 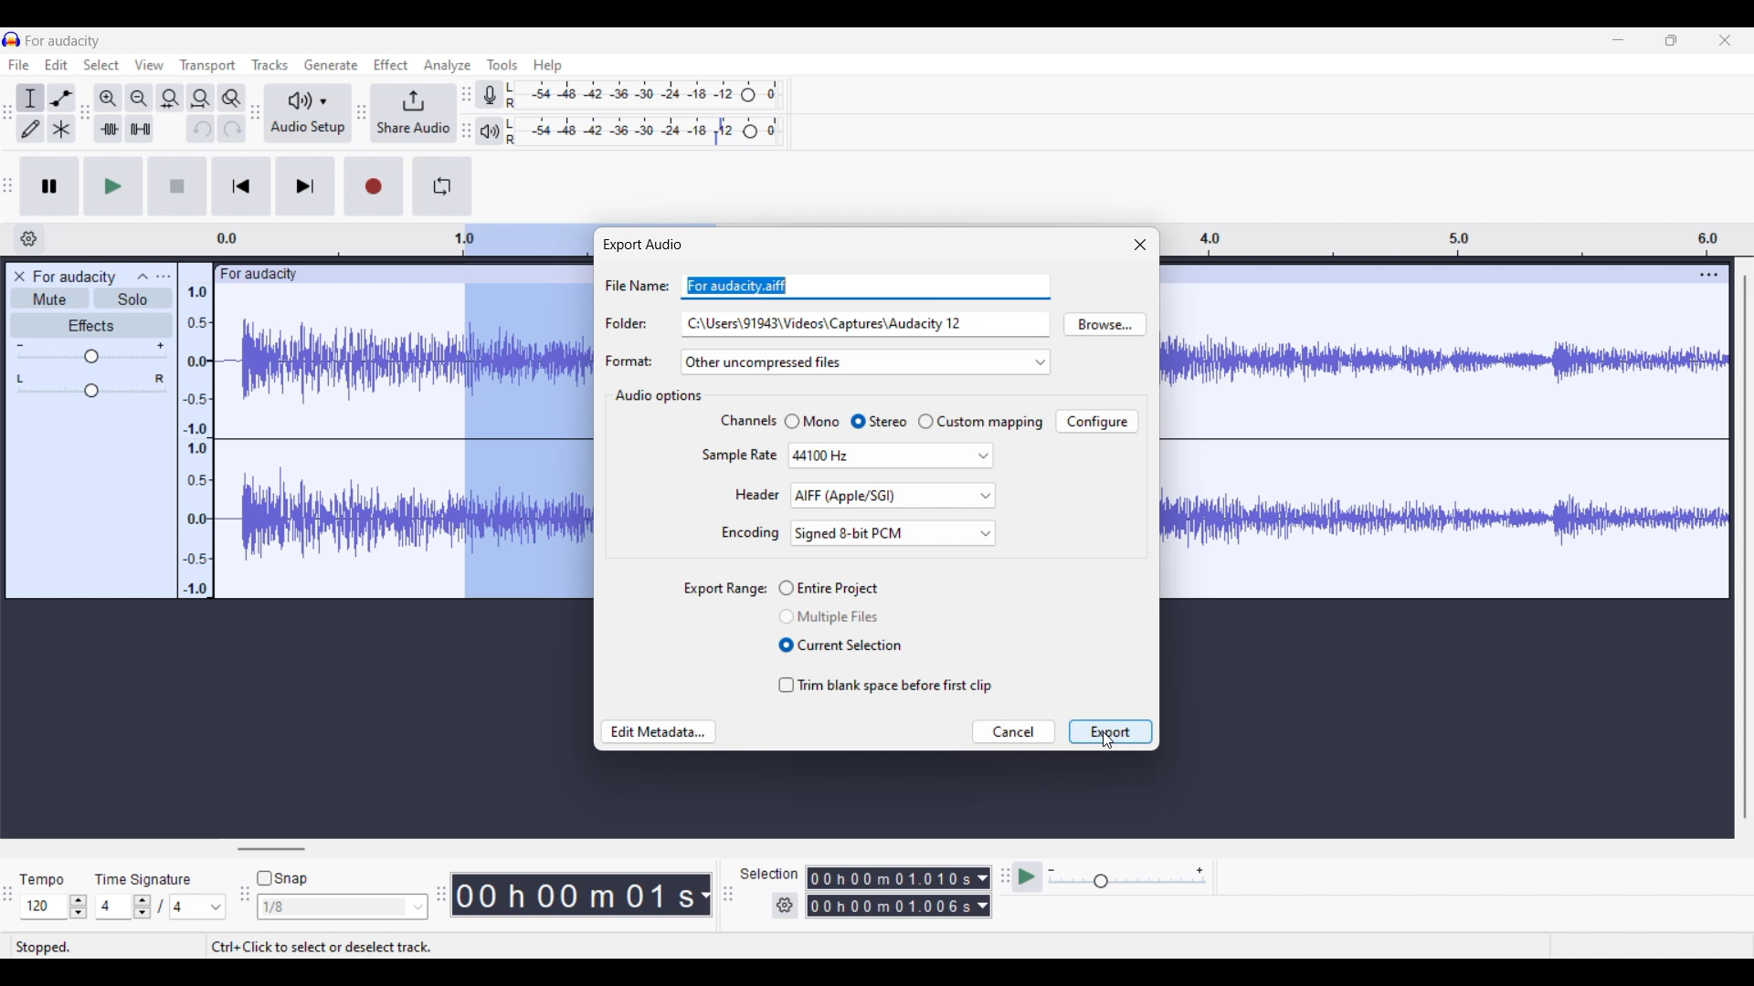 What do you see at coordinates (734, 455) in the screenshot?
I see `Sample Rate` at bounding box center [734, 455].